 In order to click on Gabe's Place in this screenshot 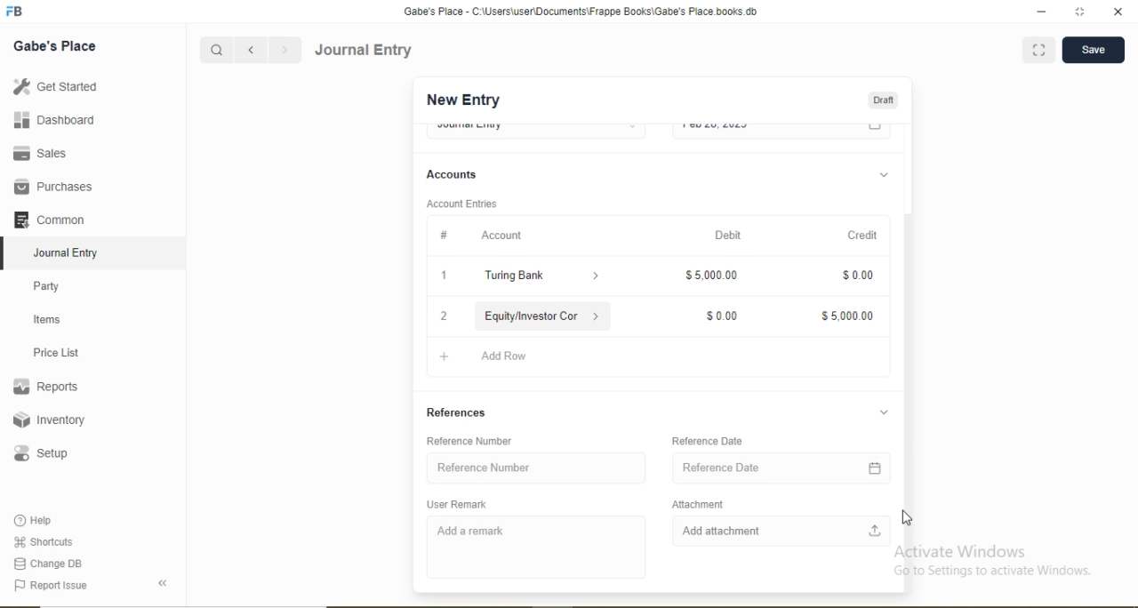, I will do `click(55, 46)`.